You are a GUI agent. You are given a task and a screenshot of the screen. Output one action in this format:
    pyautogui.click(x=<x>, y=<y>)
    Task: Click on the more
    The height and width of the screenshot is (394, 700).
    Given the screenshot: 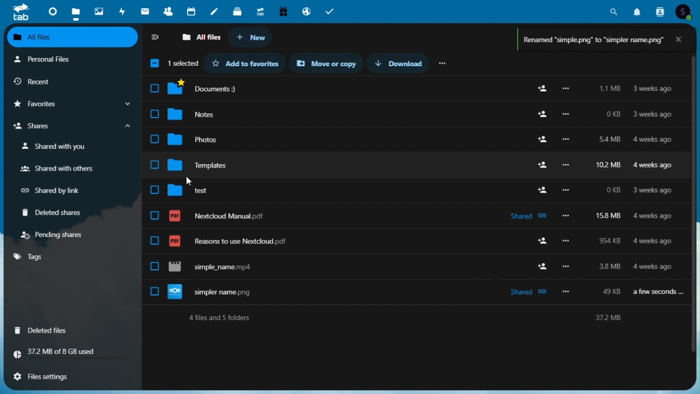 What is the action you would take?
    pyautogui.click(x=444, y=62)
    